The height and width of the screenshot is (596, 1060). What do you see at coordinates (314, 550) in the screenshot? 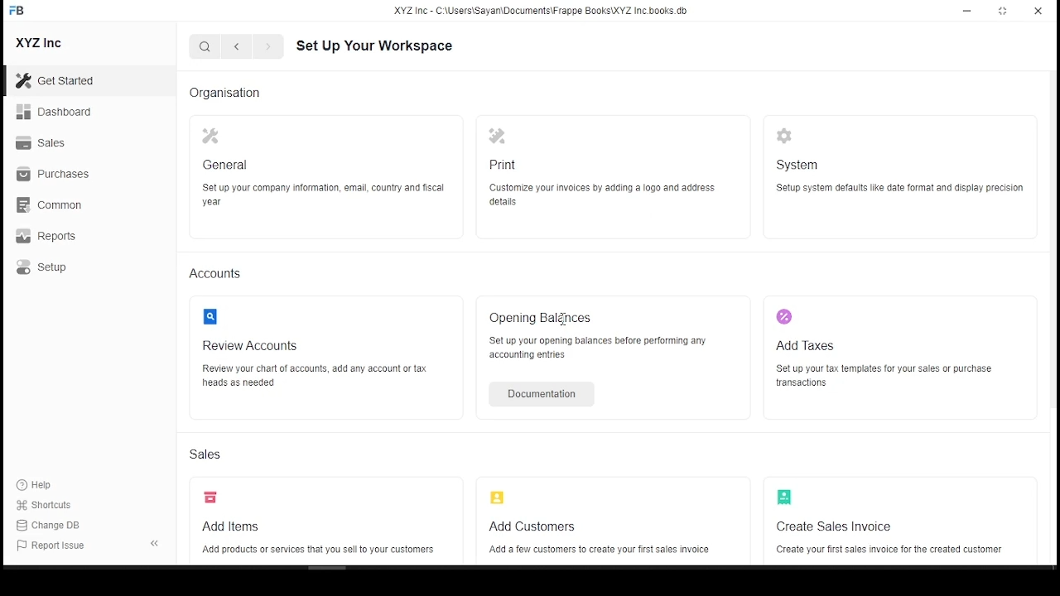
I see `add products or services that you sell to your customer` at bounding box center [314, 550].